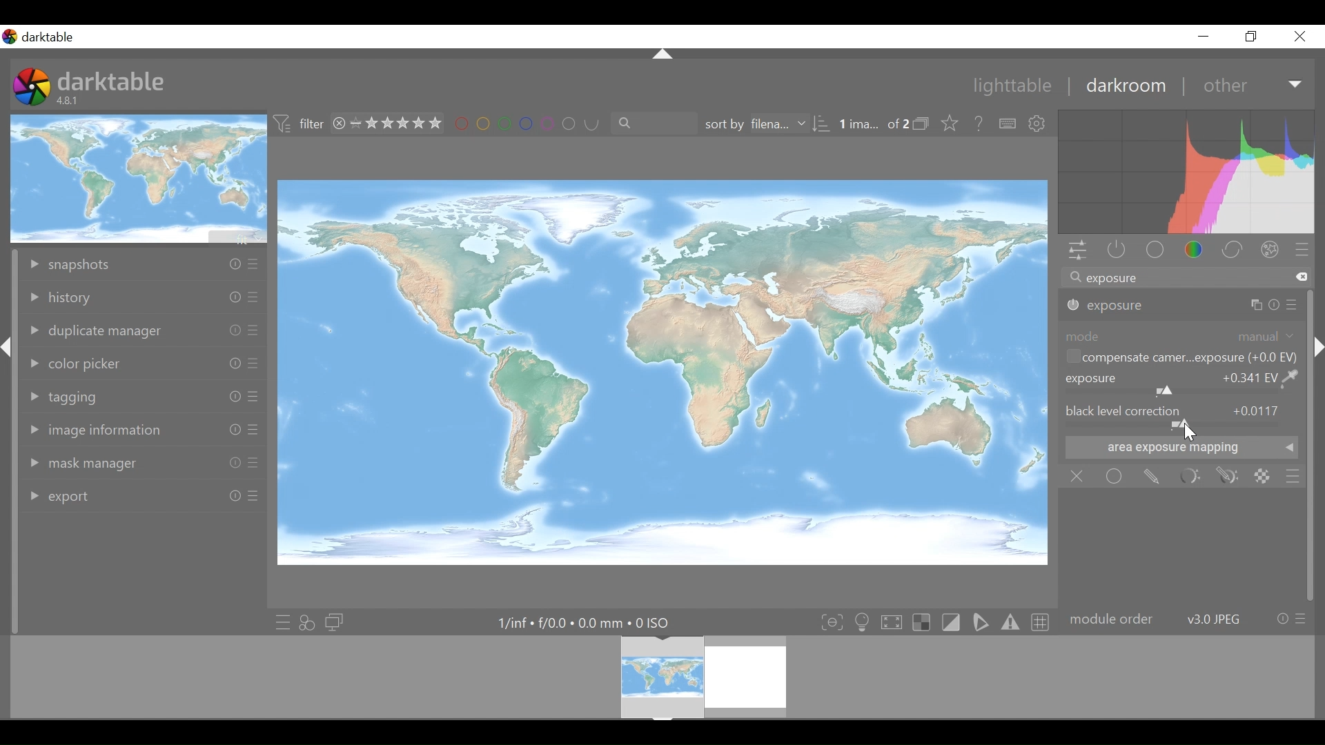  Describe the element at coordinates (1299, 35) in the screenshot. I see `Close` at that location.